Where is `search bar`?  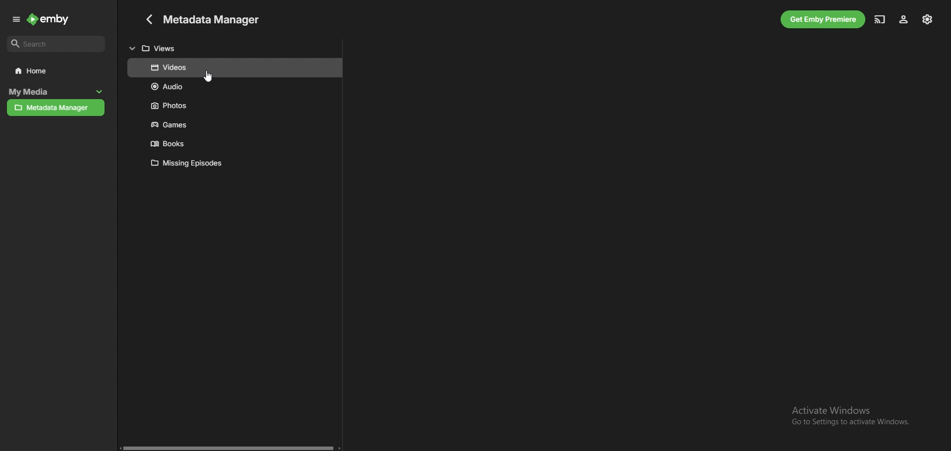
search bar is located at coordinates (56, 44).